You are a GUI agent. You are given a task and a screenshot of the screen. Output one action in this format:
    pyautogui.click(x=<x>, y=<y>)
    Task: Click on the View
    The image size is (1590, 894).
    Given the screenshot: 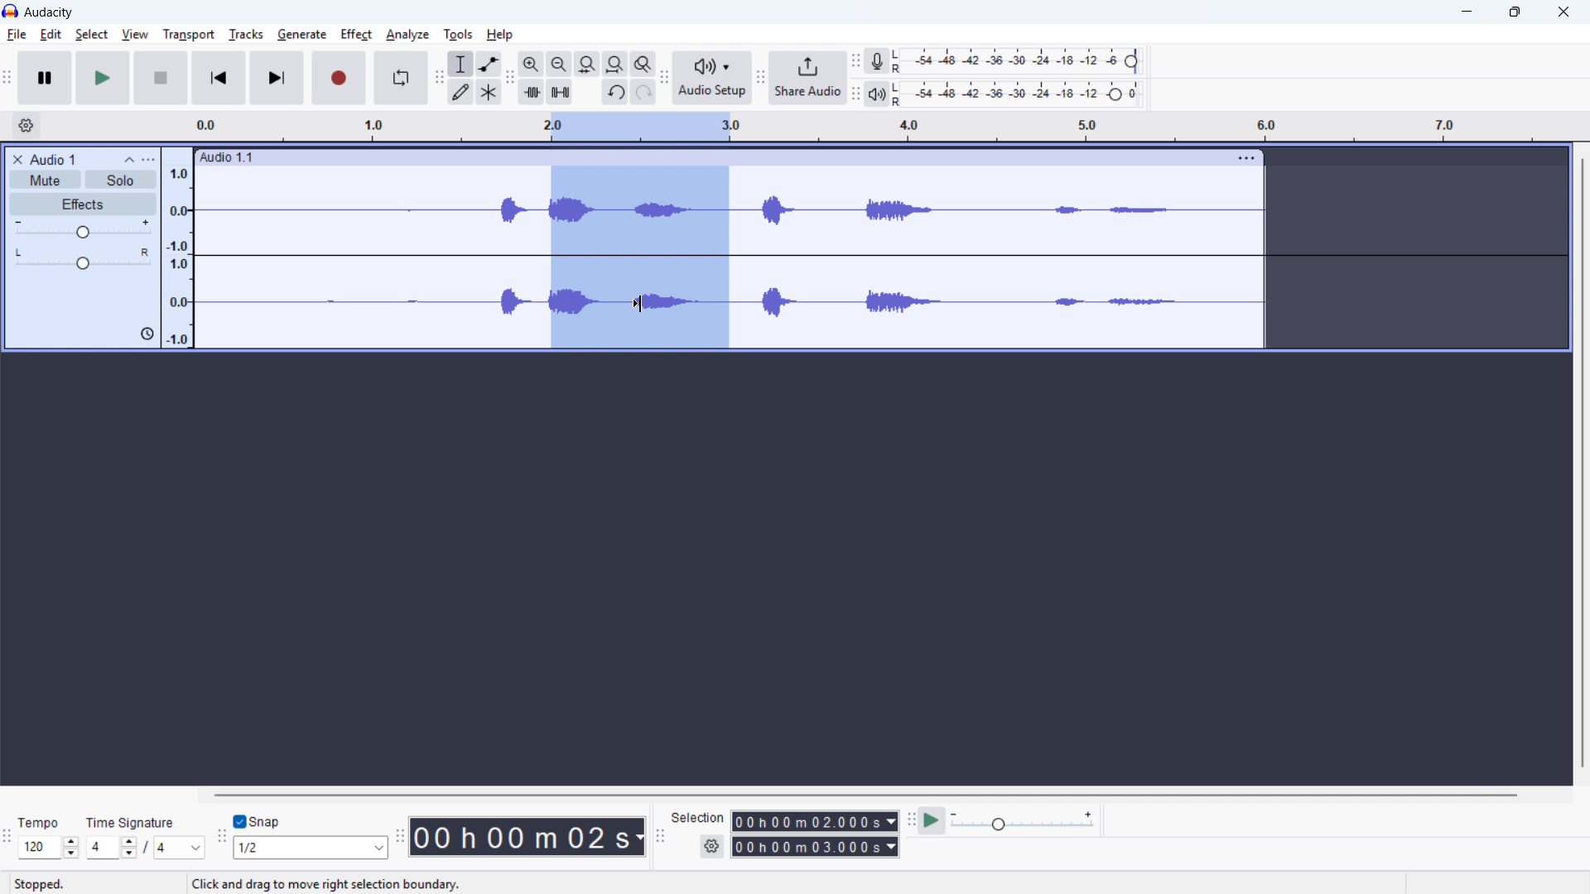 What is the action you would take?
    pyautogui.click(x=134, y=35)
    